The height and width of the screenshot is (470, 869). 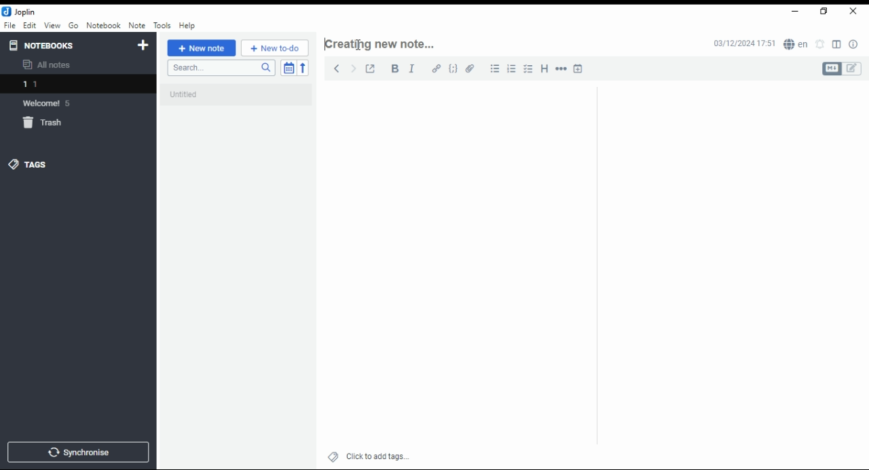 I want to click on code, so click(x=454, y=70).